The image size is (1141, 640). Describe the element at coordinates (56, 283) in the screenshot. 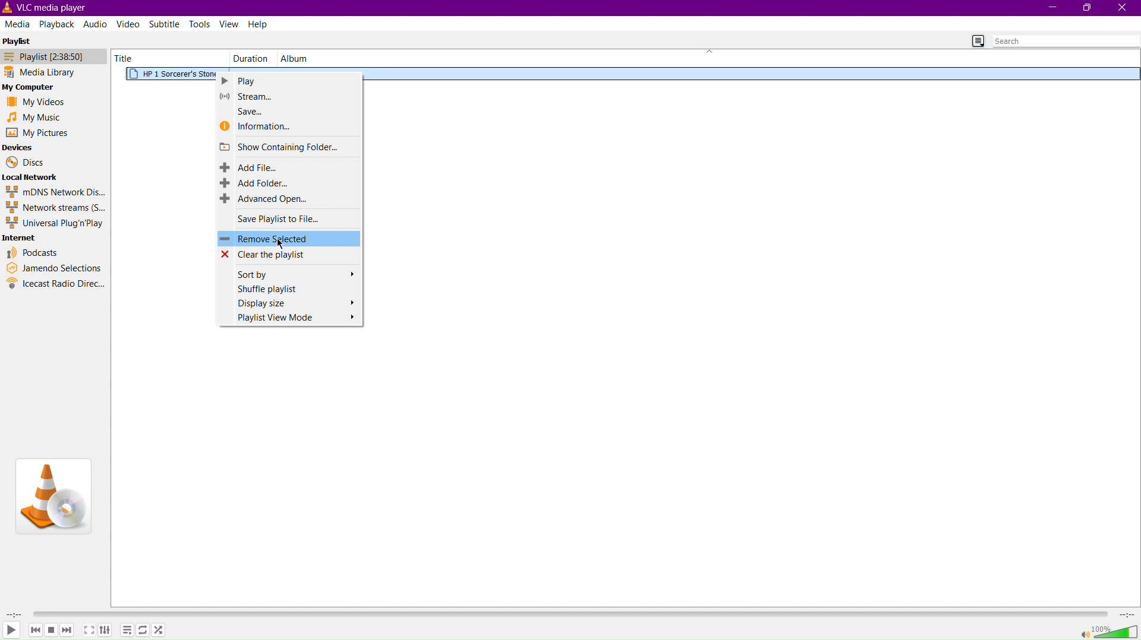

I see `Icecast Radio Directory` at that location.